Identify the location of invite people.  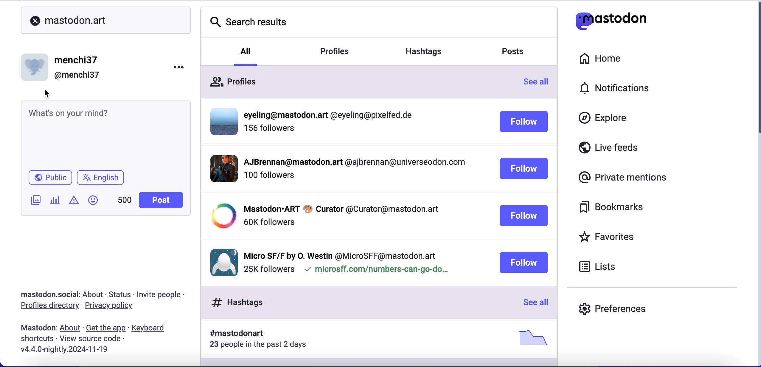
(161, 294).